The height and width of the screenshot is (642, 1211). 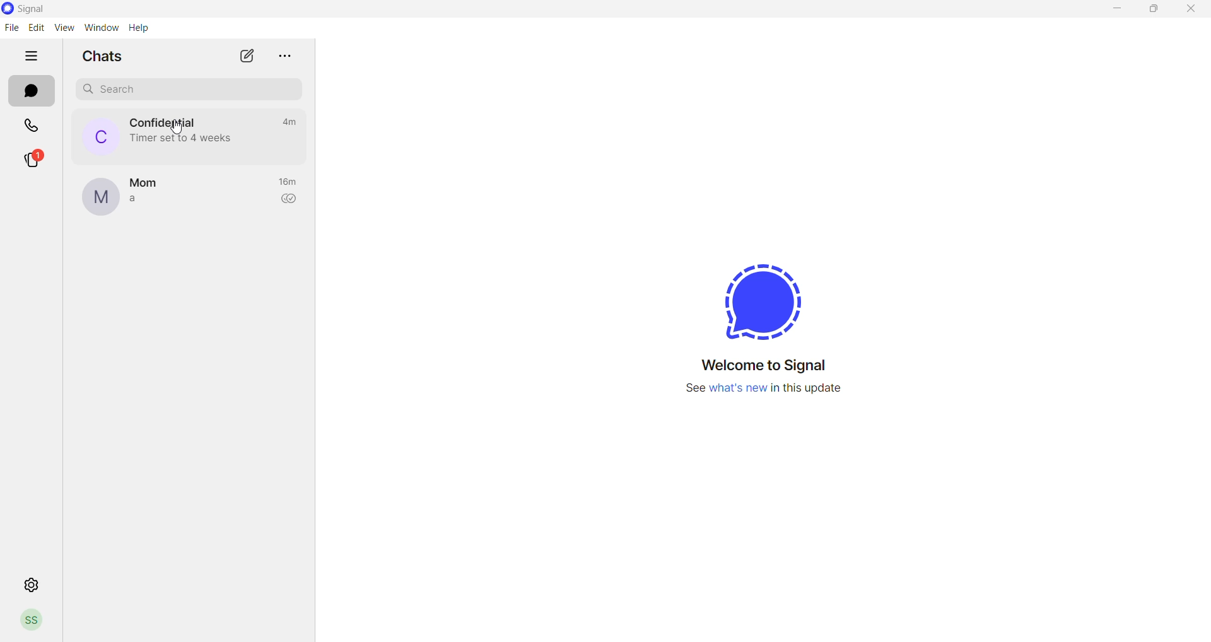 What do you see at coordinates (247, 56) in the screenshot?
I see `new chat` at bounding box center [247, 56].